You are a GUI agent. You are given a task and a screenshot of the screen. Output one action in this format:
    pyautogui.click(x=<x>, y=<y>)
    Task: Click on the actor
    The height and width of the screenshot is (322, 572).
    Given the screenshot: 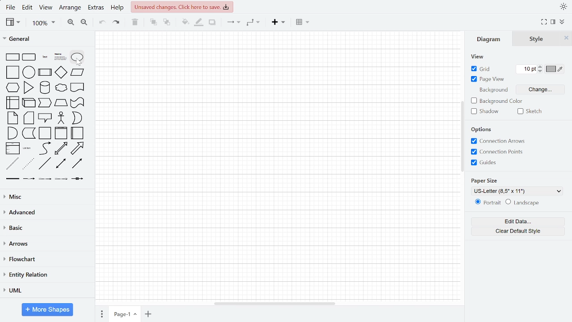 What is the action you would take?
    pyautogui.click(x=61, y=118)
    